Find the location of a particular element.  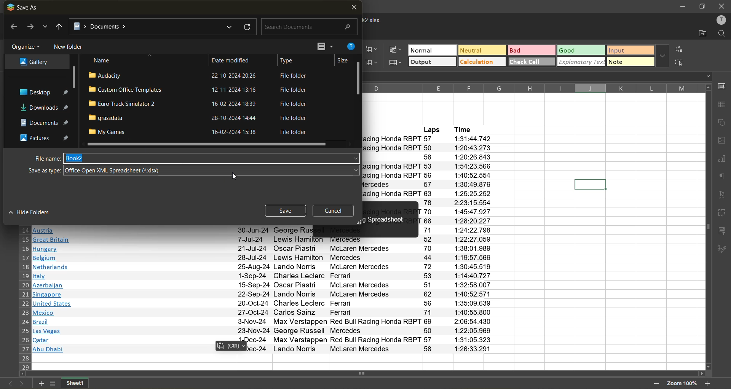

file is located at coordinates (196, 76).